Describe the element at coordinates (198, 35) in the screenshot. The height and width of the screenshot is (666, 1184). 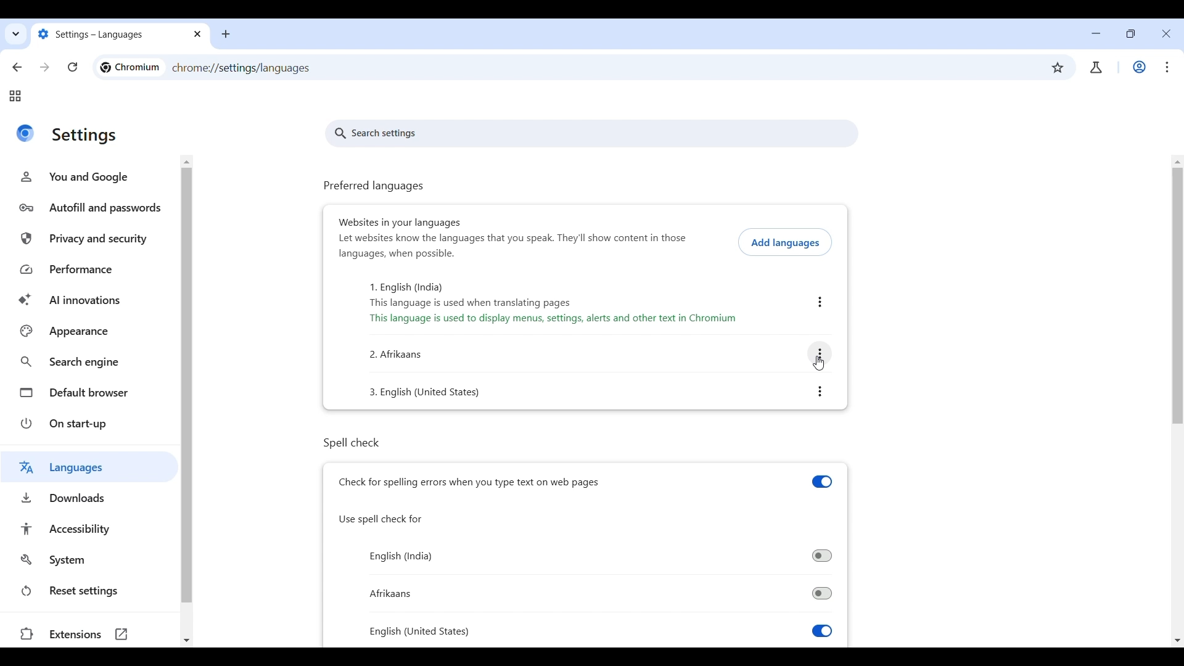
I see `close tab` at that location.